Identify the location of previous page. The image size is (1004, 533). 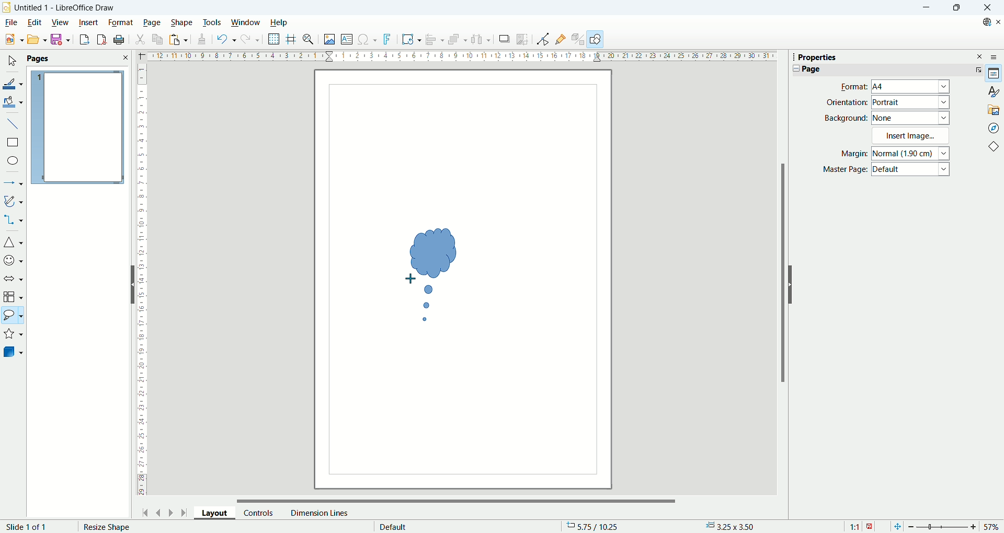
(159, 512).